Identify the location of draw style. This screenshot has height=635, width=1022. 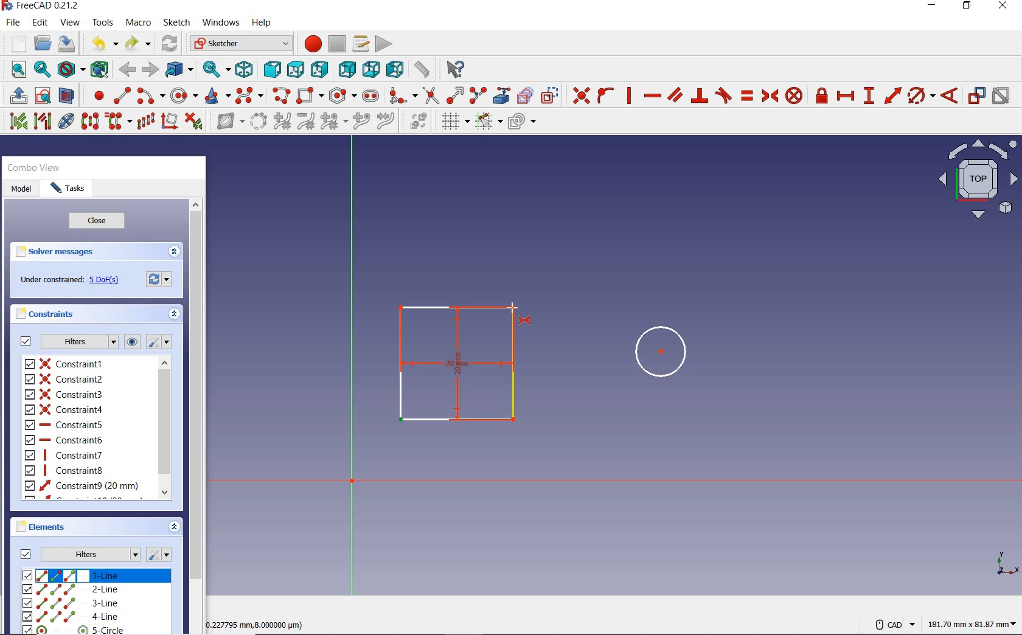
(69, 69).